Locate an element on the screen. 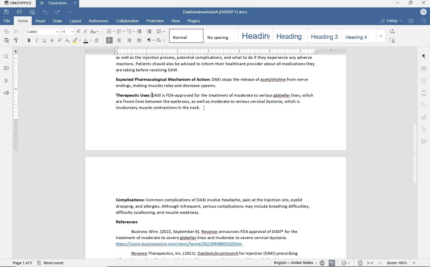  redo is located at coordinates (57, 12).